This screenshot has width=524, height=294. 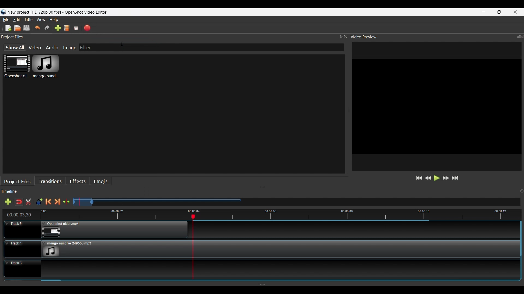 I want to click on Fast Forward, so click(x=446, y=178).